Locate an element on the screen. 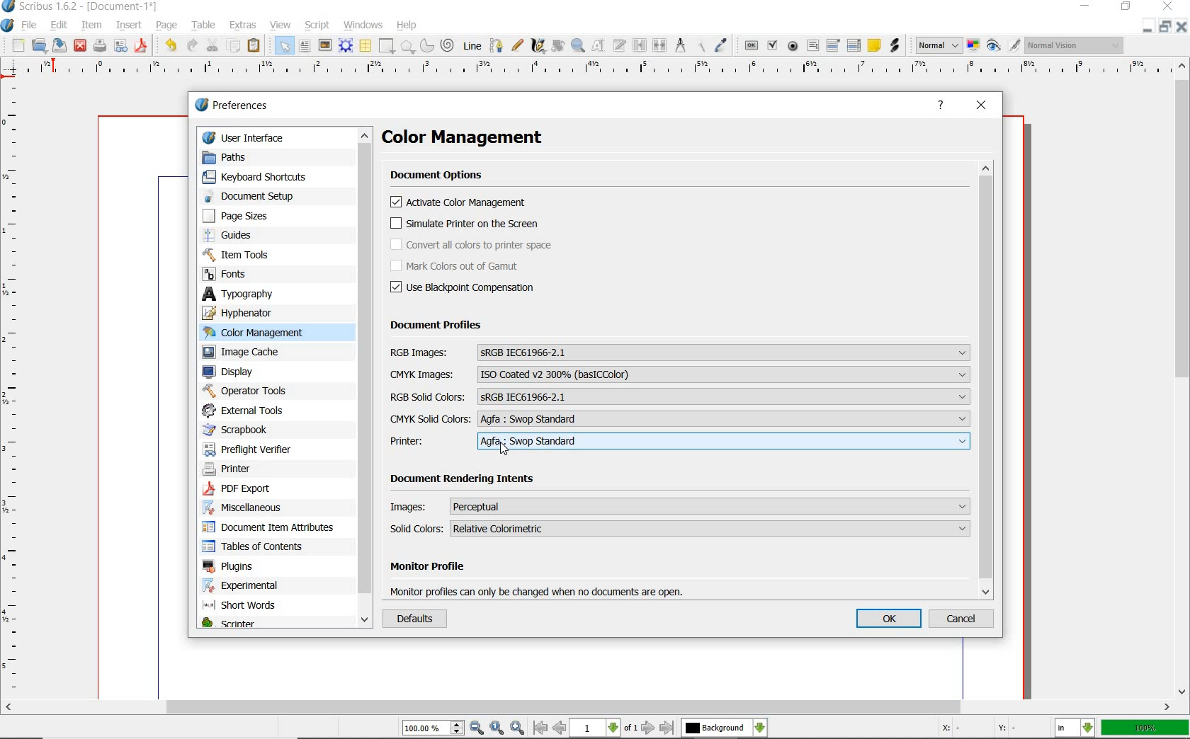 Image resolution: width=1190 pixels, height=739 pixels. link text frames is located at coordinates (637, 47).